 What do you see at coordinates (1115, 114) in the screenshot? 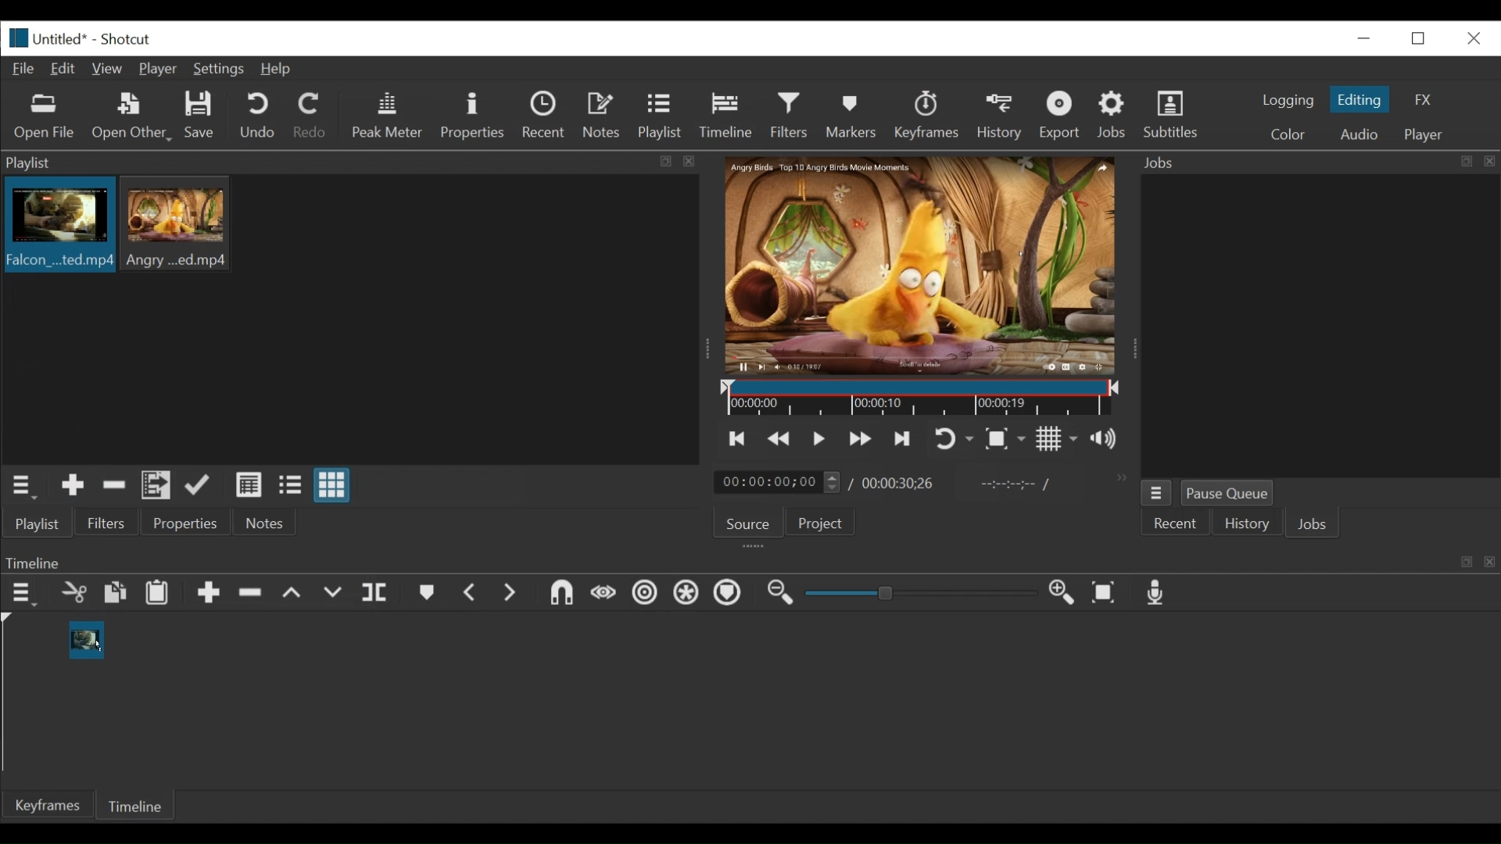
I see `Jobs` at bounding box center [1115, 114].